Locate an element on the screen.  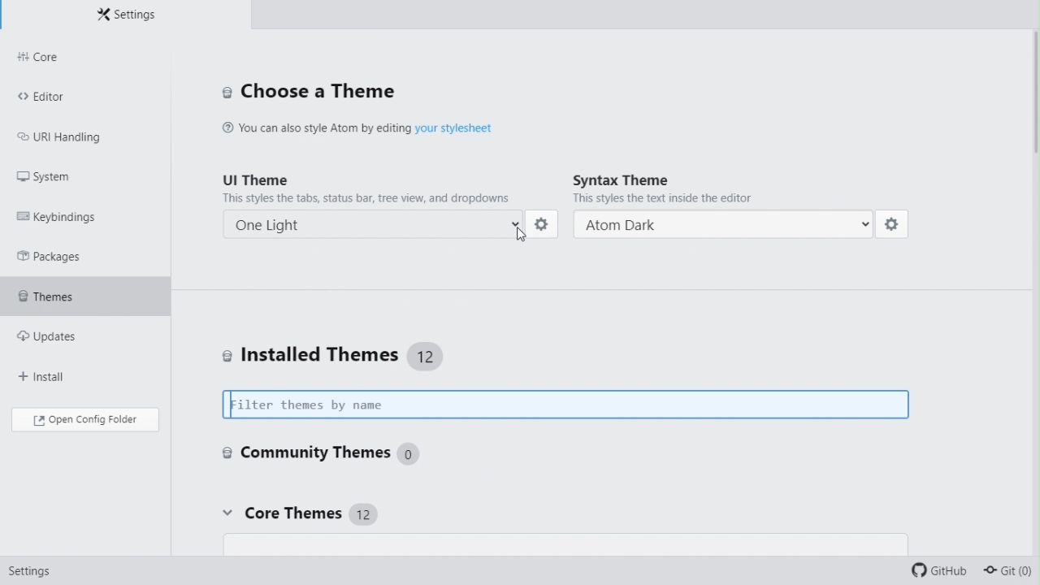
Themes is located at coordinates (67, 299).